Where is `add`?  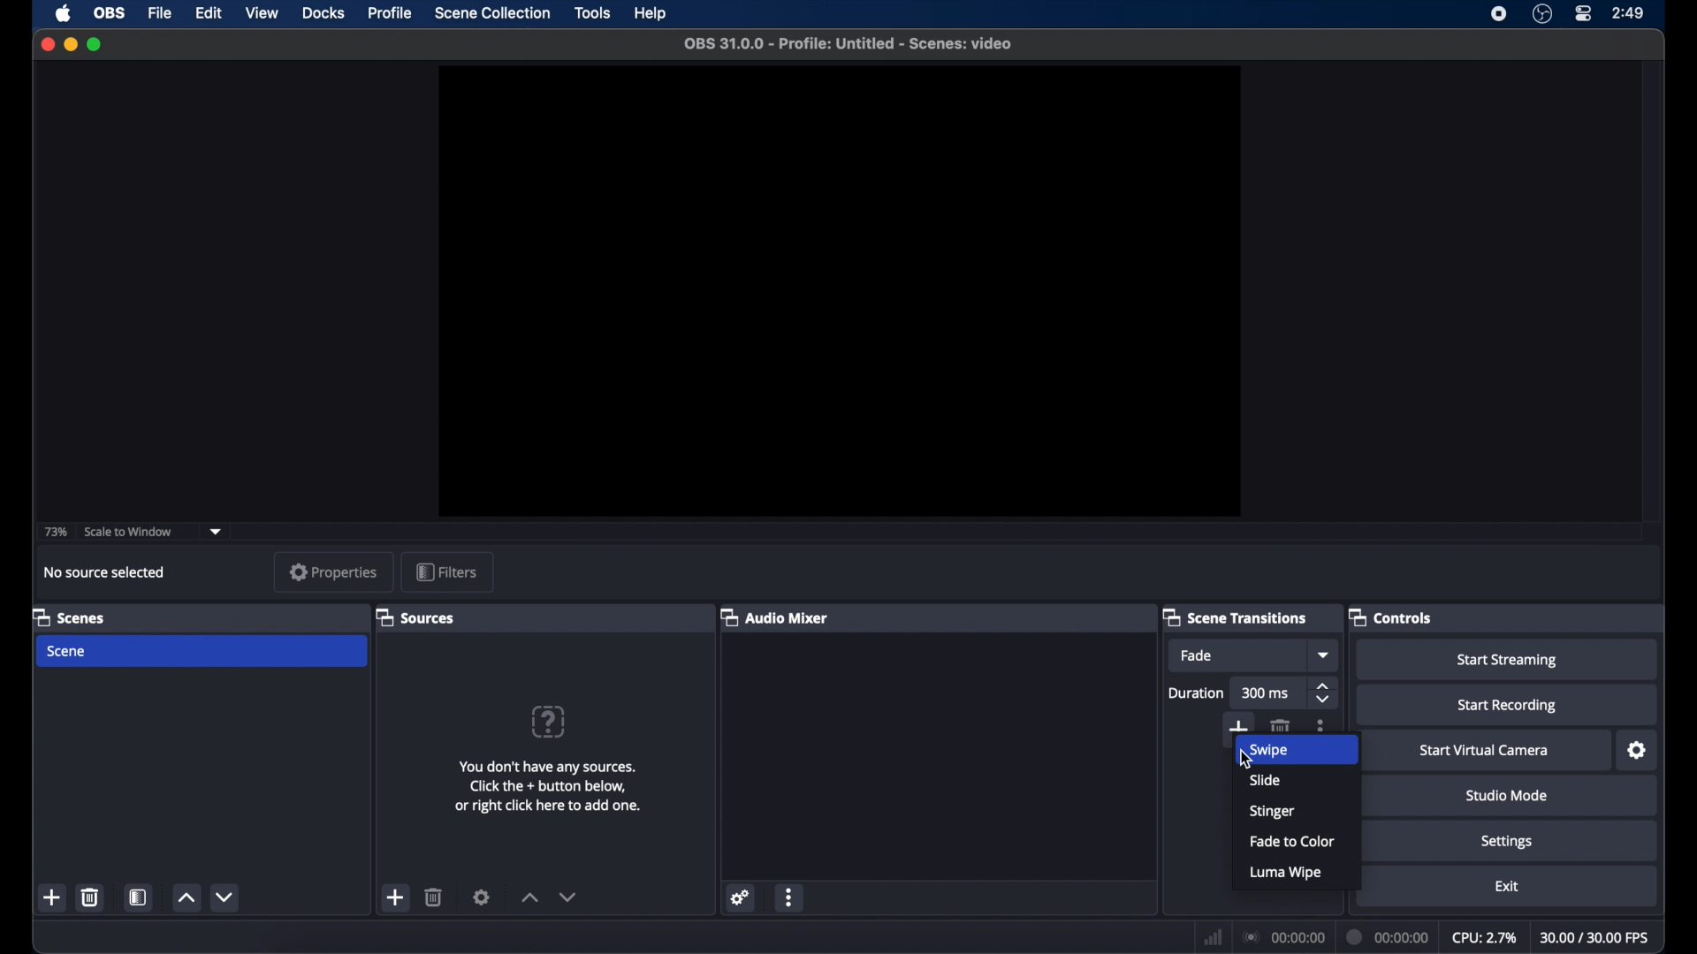
add is located at coordinates (1237, 724).